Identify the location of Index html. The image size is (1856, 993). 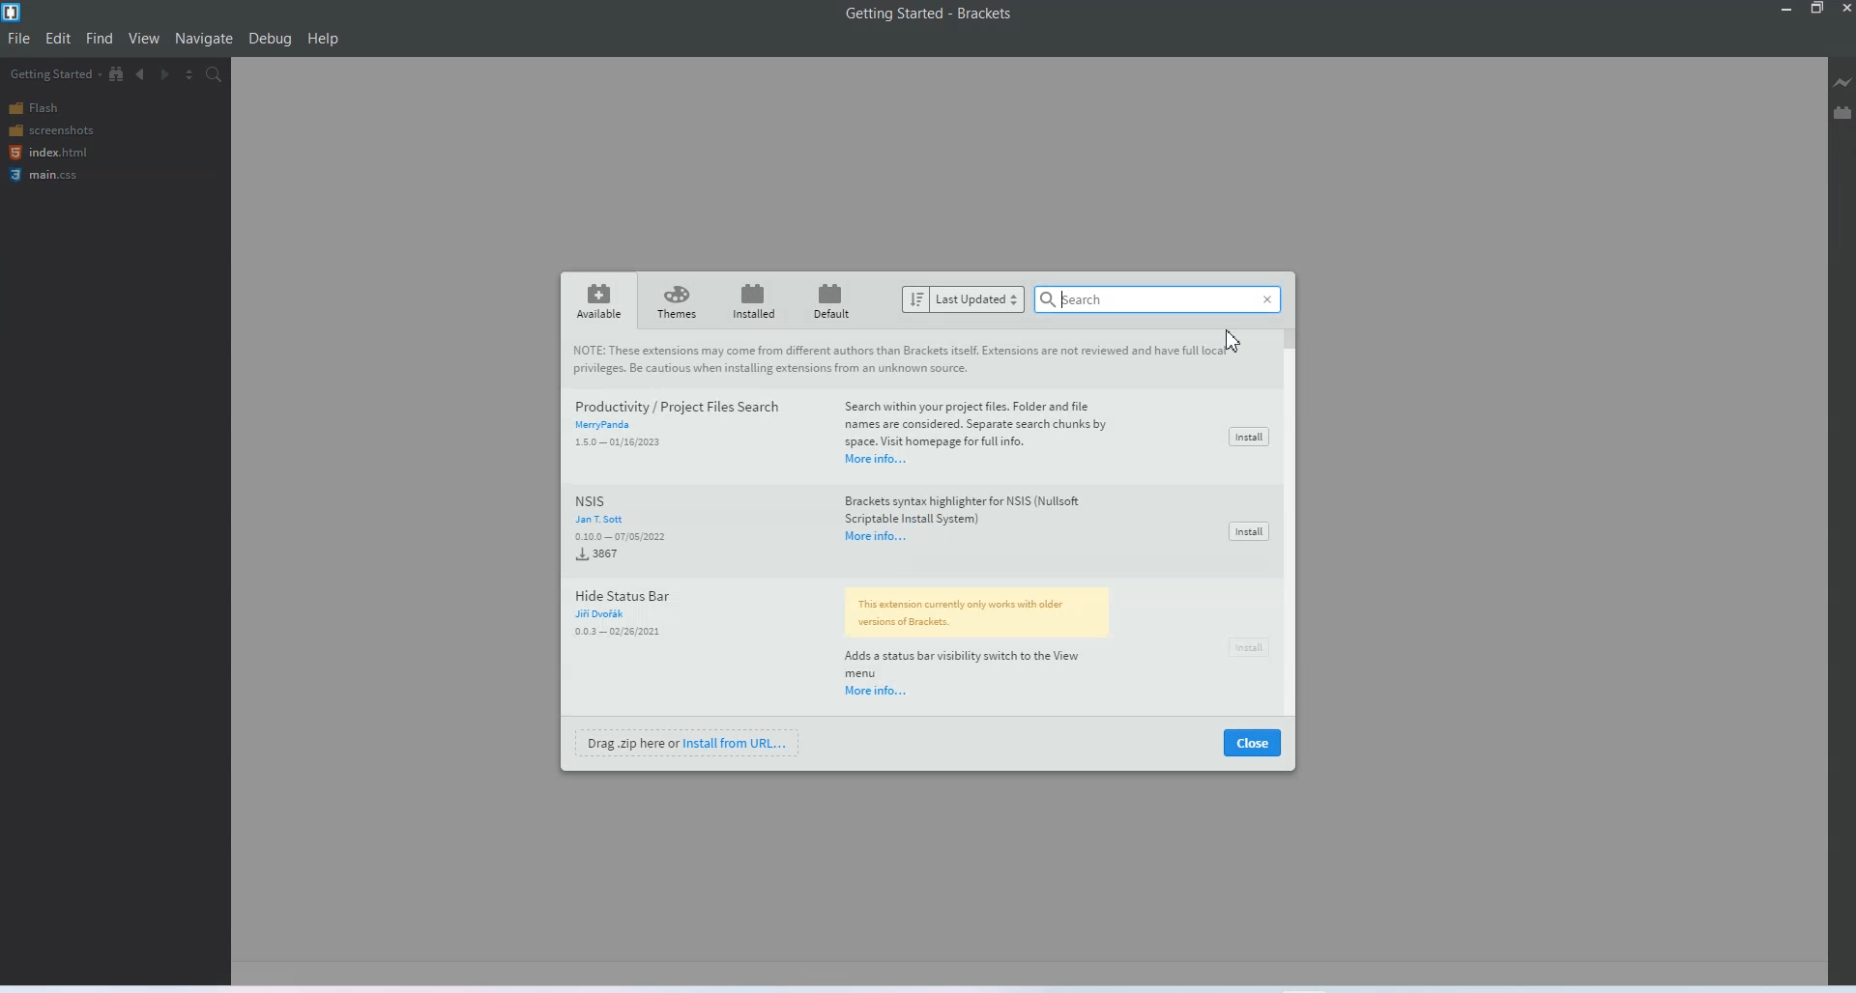
(66, 154).